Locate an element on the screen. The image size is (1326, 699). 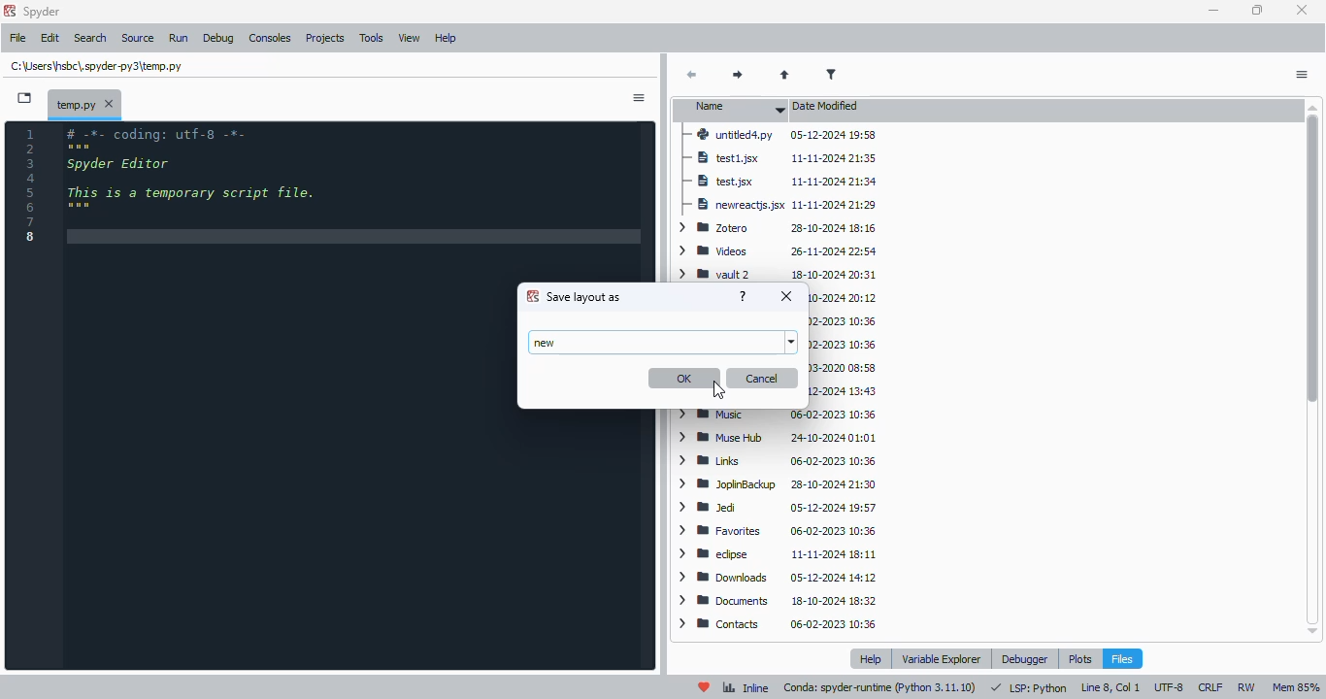
Zotero is located at coordinates (778, 227).